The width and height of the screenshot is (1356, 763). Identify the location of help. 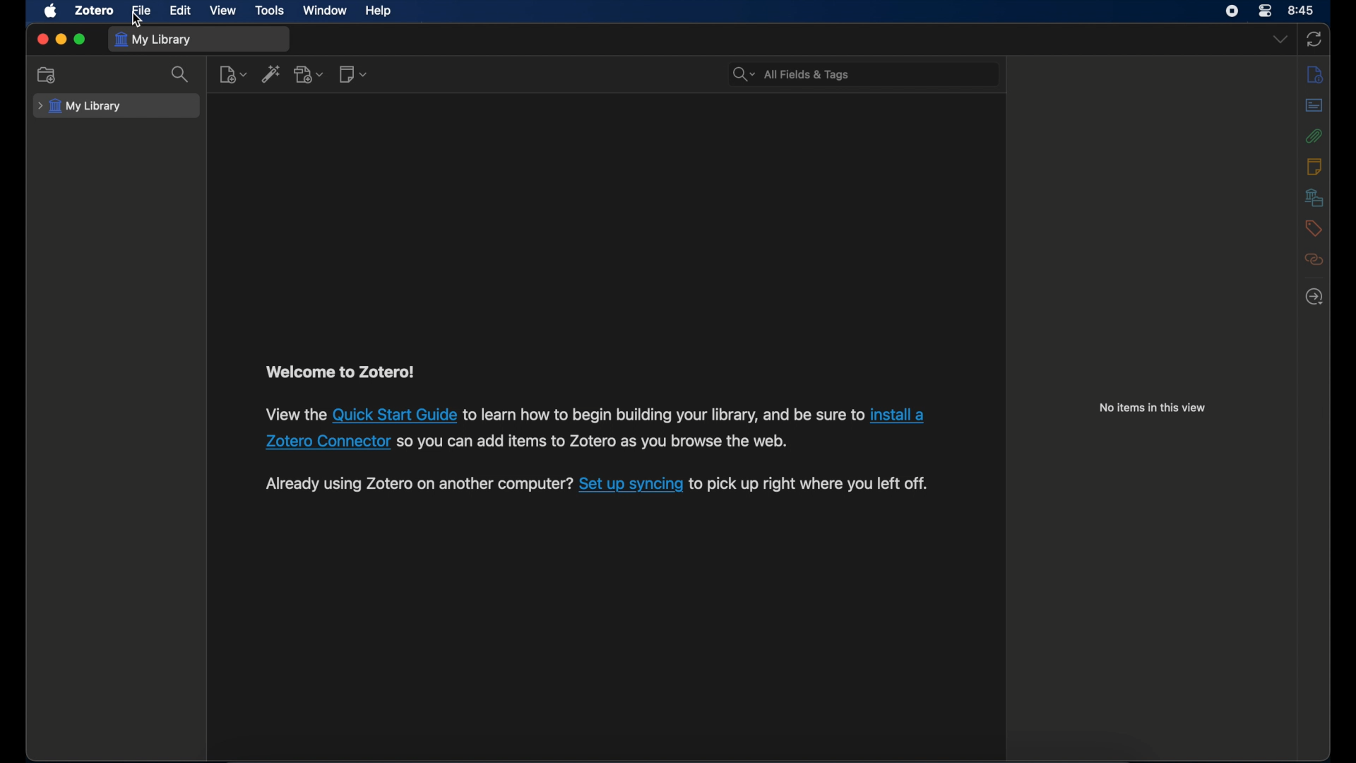
(380, 11).